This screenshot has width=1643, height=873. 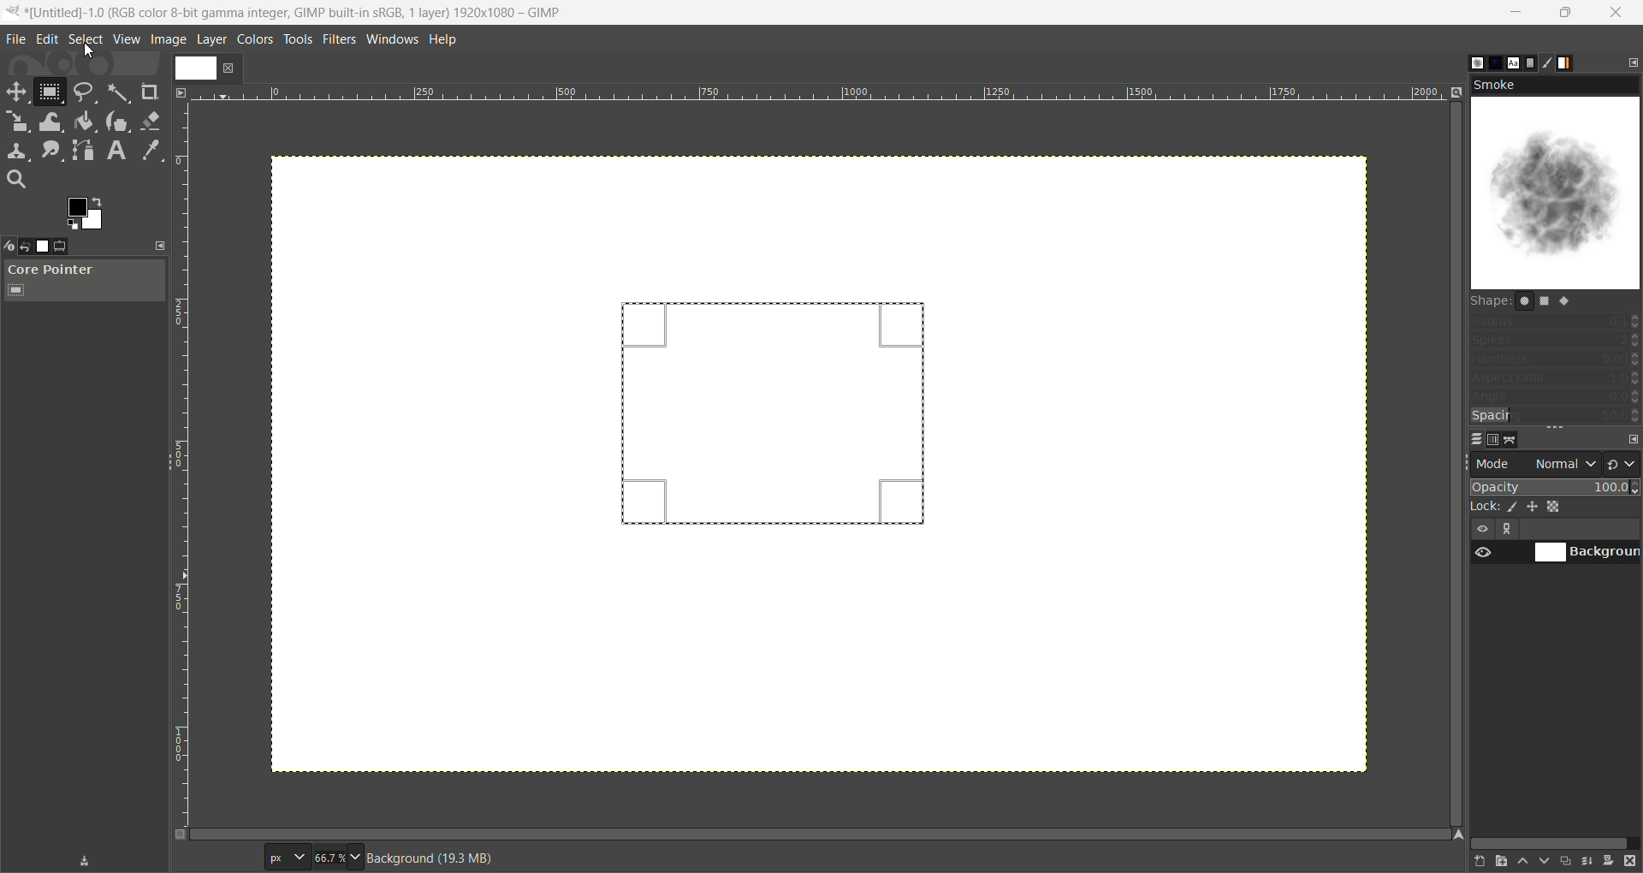 I want to click on scale bar, so click(x=818, y=96).